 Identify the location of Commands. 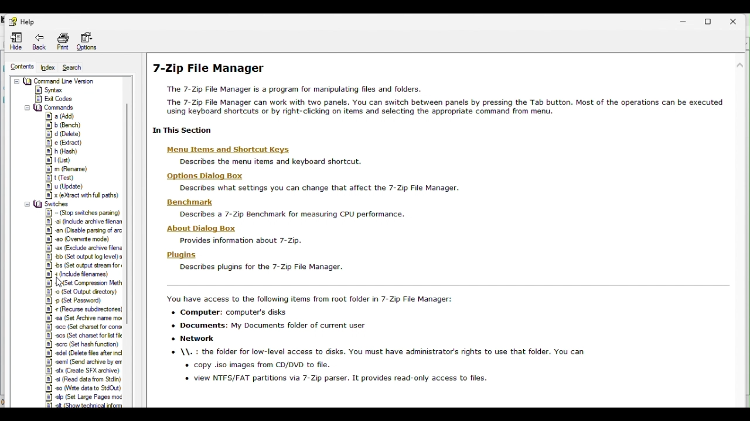
(50, 108).